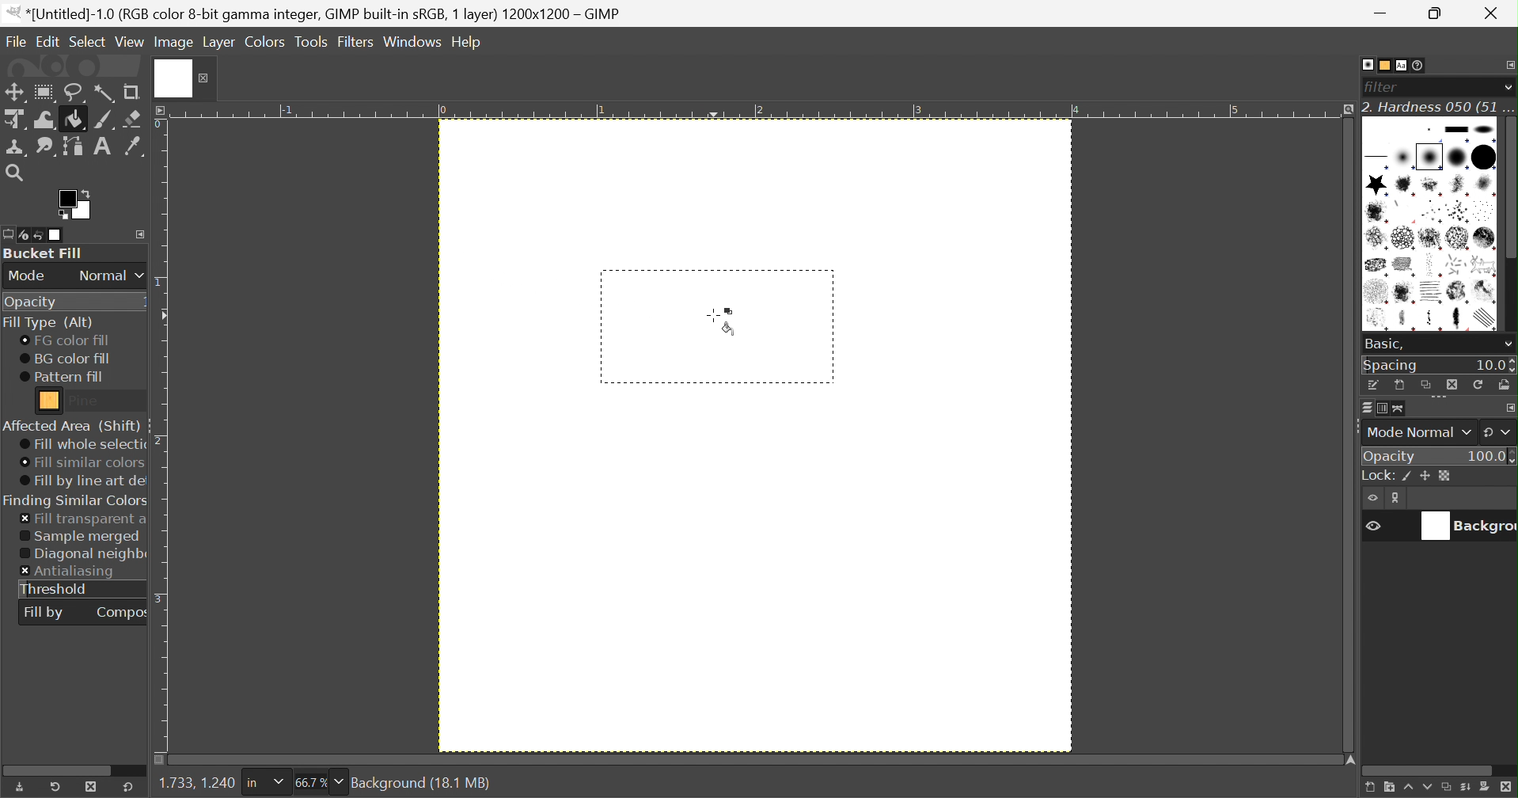 This screenshot has height=798, width=1518. Describe the element at coordinates (1376, 184) in the screenshot. I see `Star` at that location.